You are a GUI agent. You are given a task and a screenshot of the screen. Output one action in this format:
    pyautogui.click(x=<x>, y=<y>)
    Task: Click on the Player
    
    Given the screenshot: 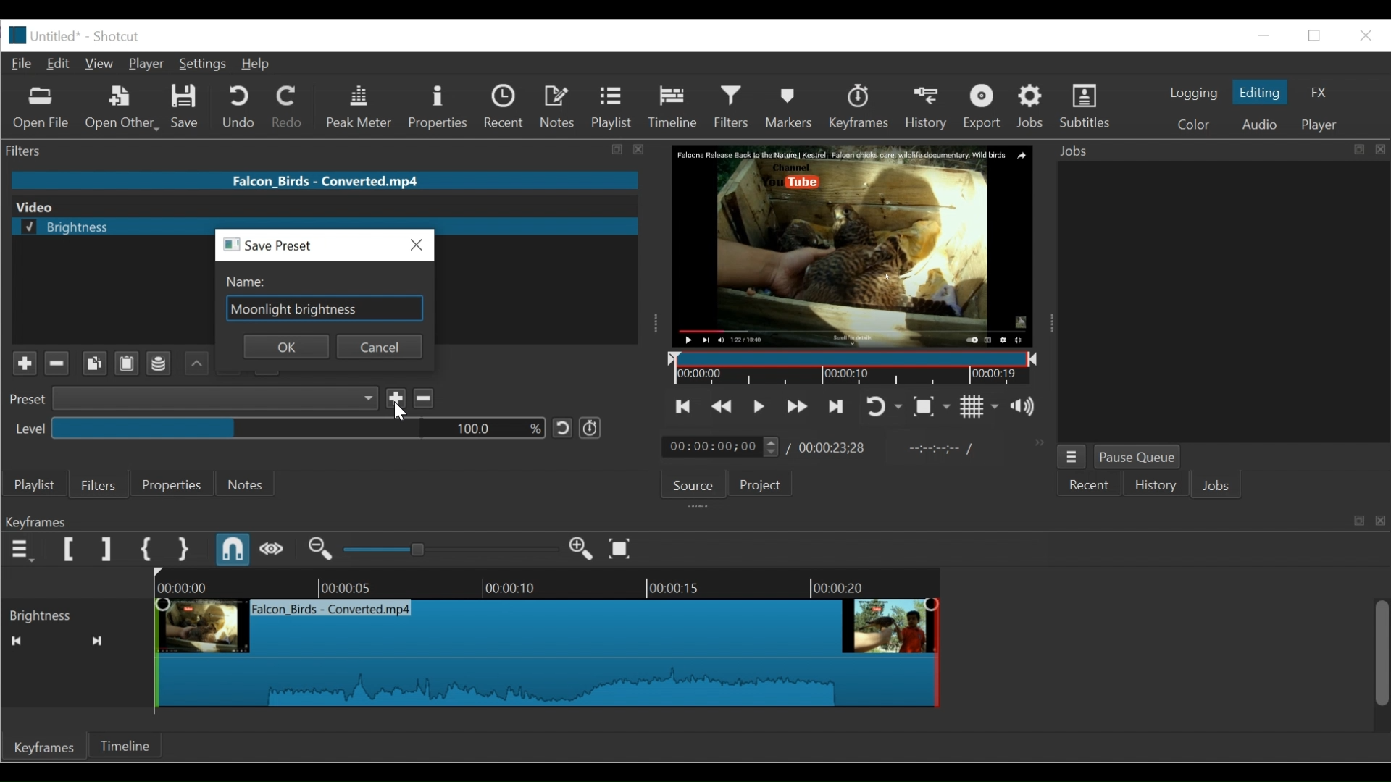 What is the action you would take?
    pyautogui.click(x=146, y=64)
    